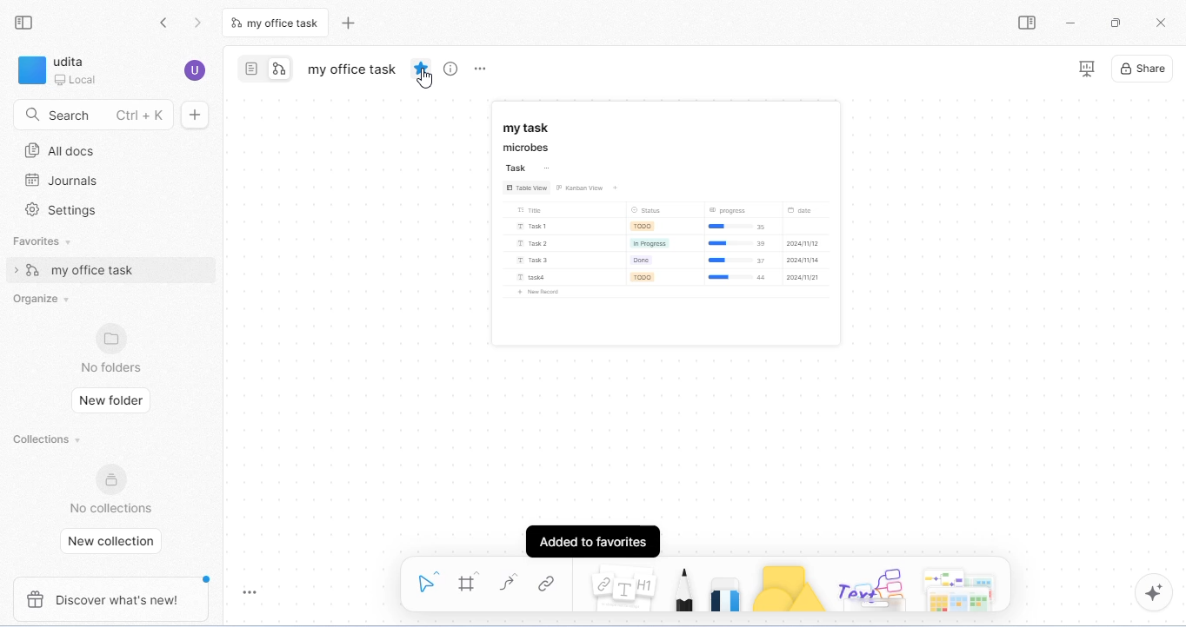 The height and width of the screenshot is (627, 1186). Describe the element at coordinates (254, 591) in the screenshot. I see `toggle zoom` at that location.